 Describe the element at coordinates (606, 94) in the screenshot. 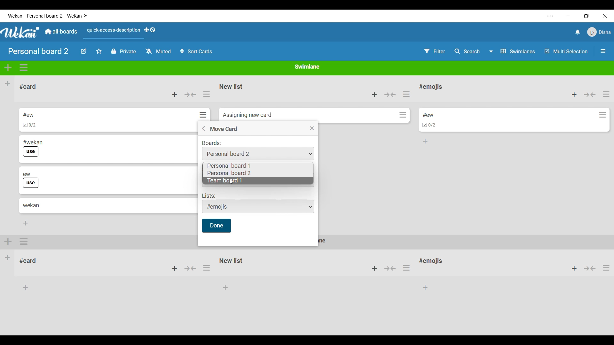

I see `List actions` at that location.